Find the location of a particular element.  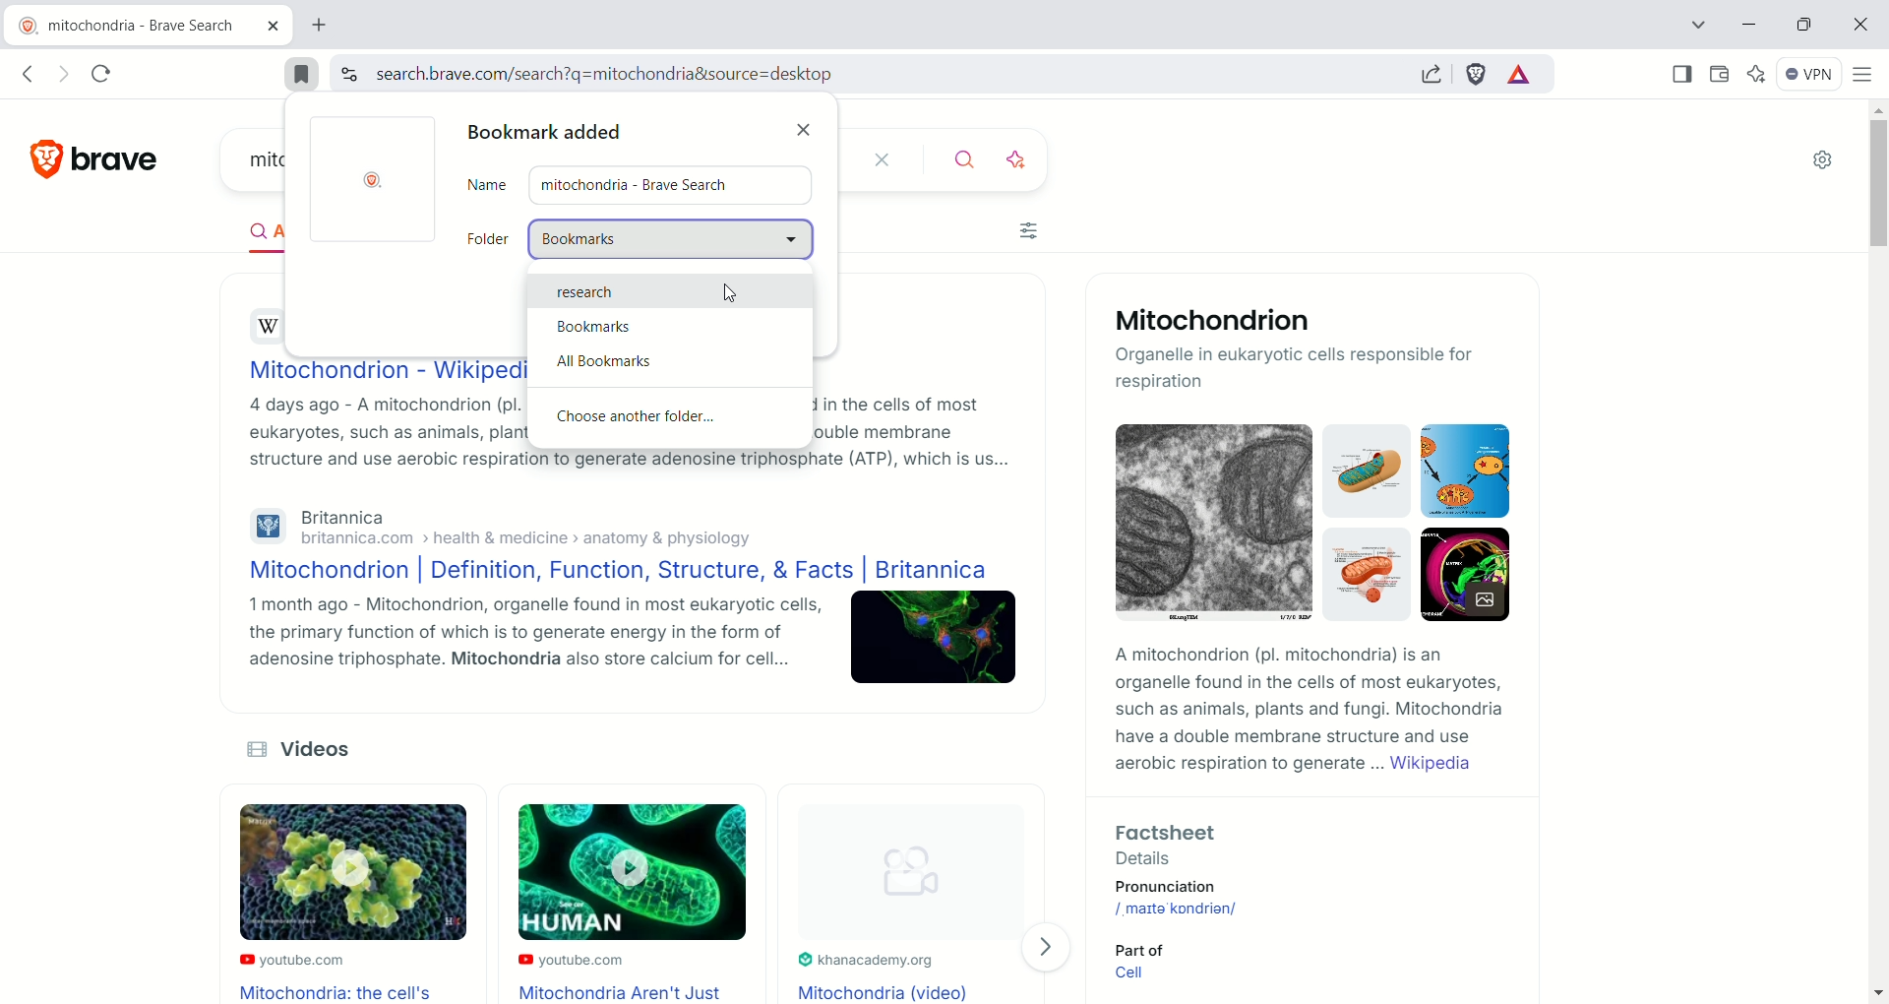

close is located at coordinates (808, 124).